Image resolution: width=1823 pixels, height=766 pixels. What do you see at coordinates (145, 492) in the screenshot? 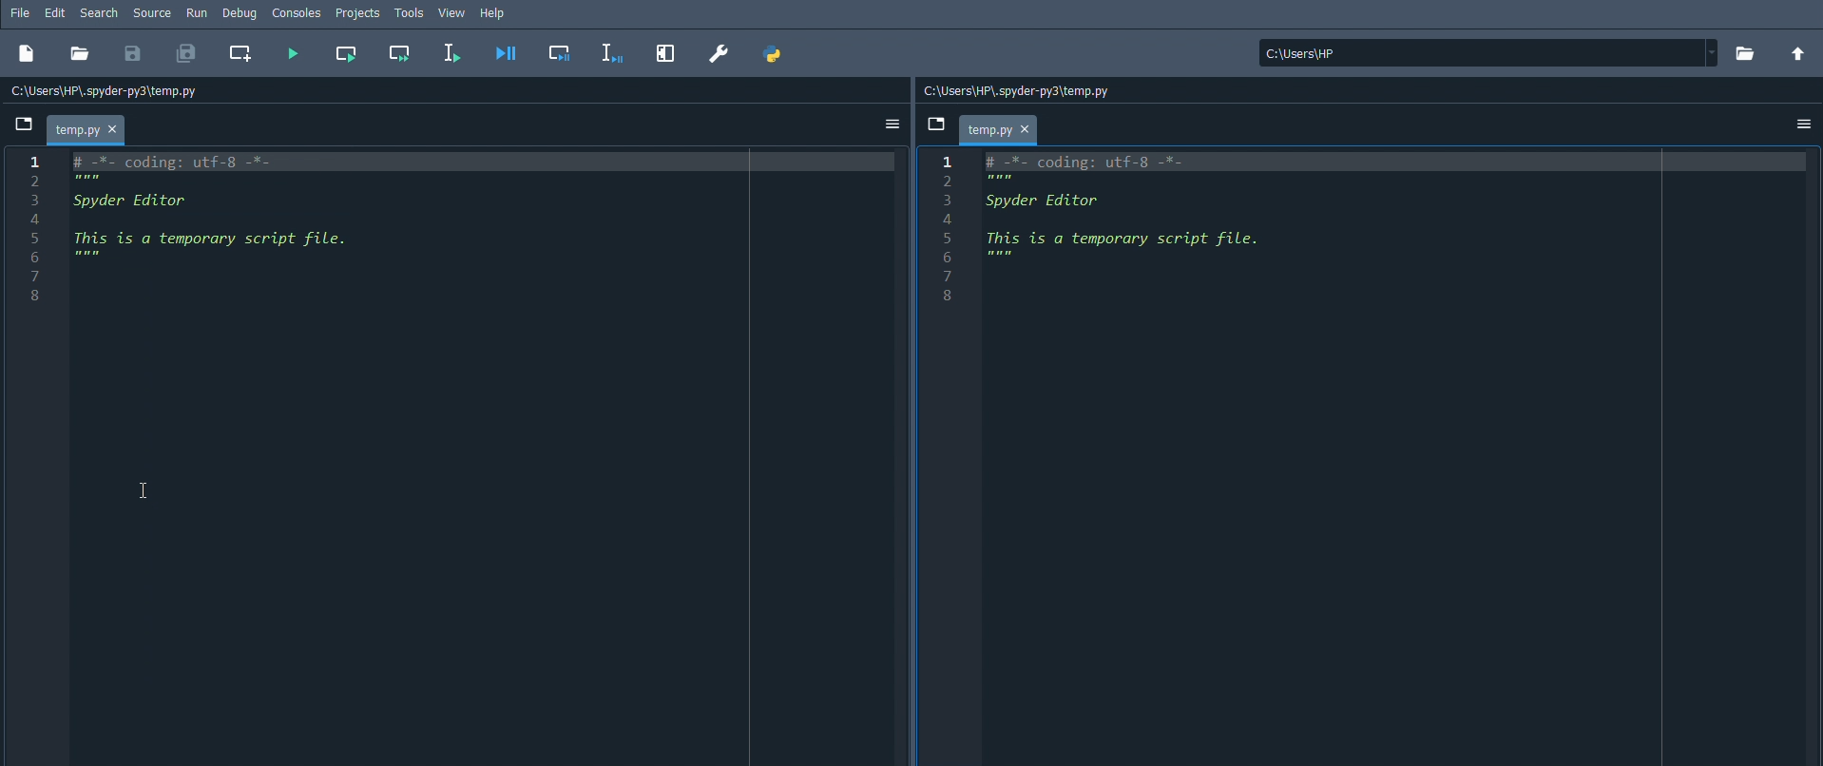
I see `cursor` at bounding box center [145, 492].